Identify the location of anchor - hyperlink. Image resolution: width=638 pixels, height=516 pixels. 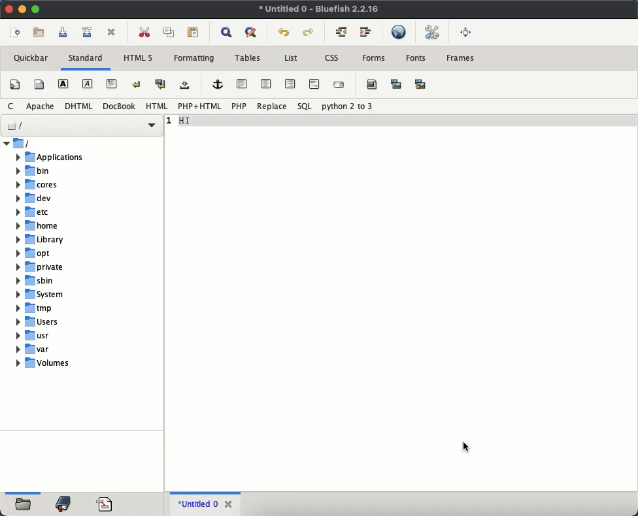
(217, 84).